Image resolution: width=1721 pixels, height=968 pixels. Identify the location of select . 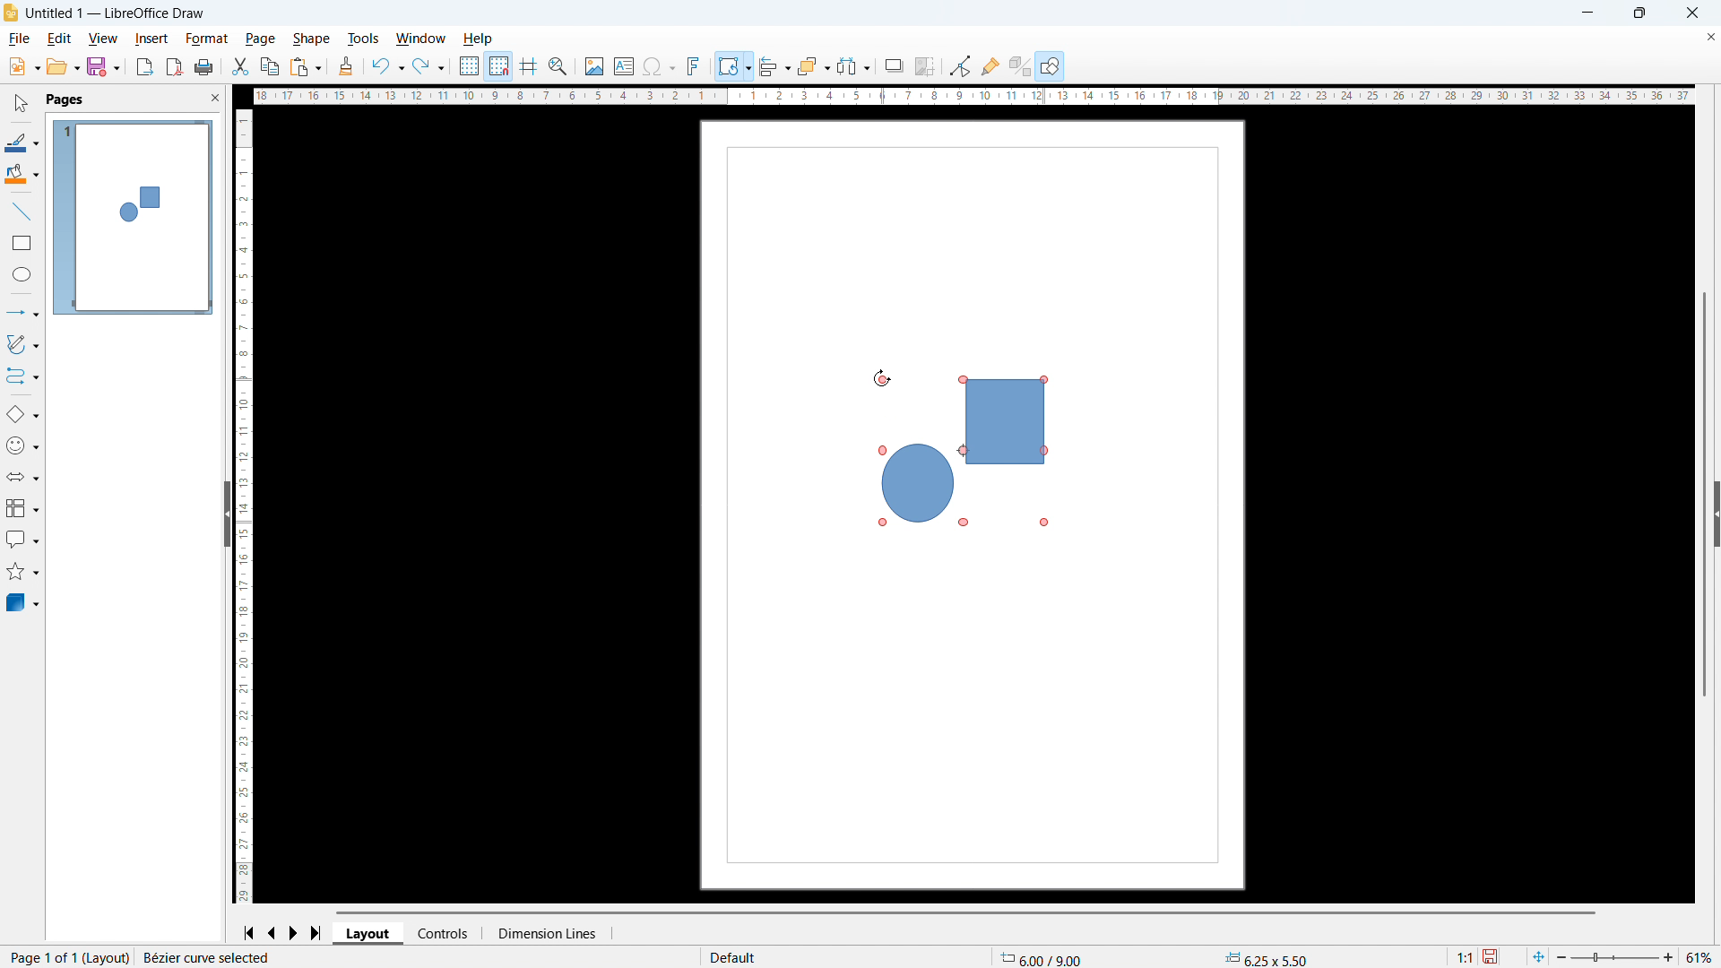
(22, 104).